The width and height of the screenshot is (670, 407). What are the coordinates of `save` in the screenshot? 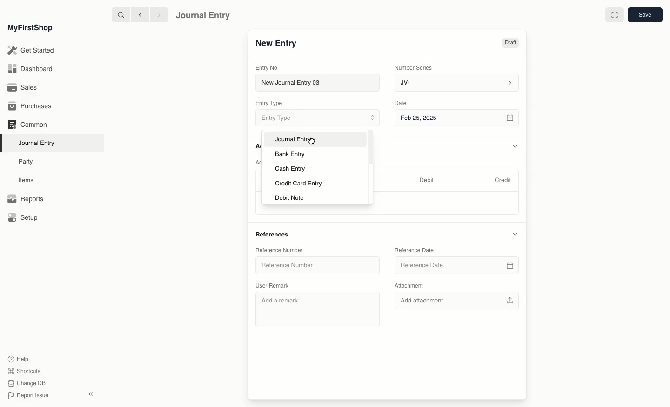 It's located at (644, 15).